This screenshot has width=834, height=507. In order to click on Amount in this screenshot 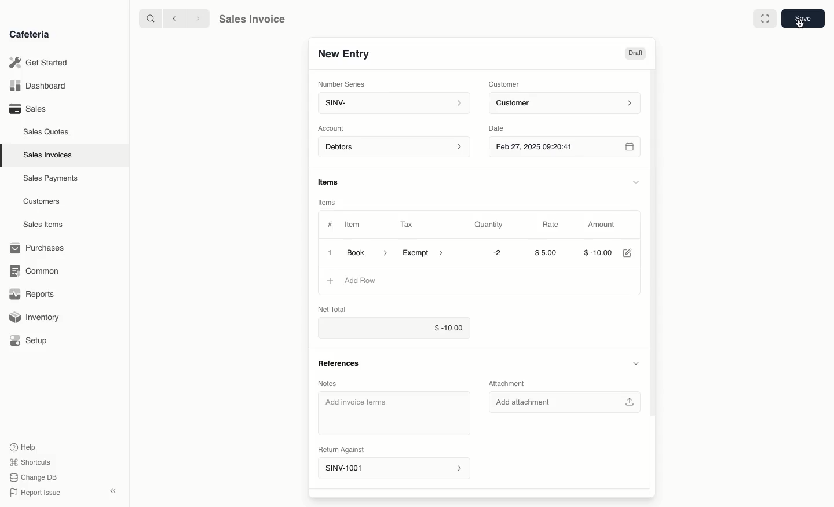, I will do `click(607, 225)`.